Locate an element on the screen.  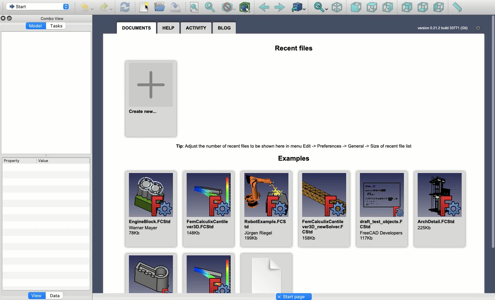
Bounding box is located at coordinates (246, 8).